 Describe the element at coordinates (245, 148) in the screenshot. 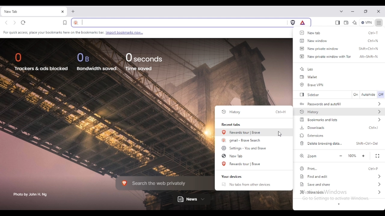

I see `settings - you and brave` at that location.